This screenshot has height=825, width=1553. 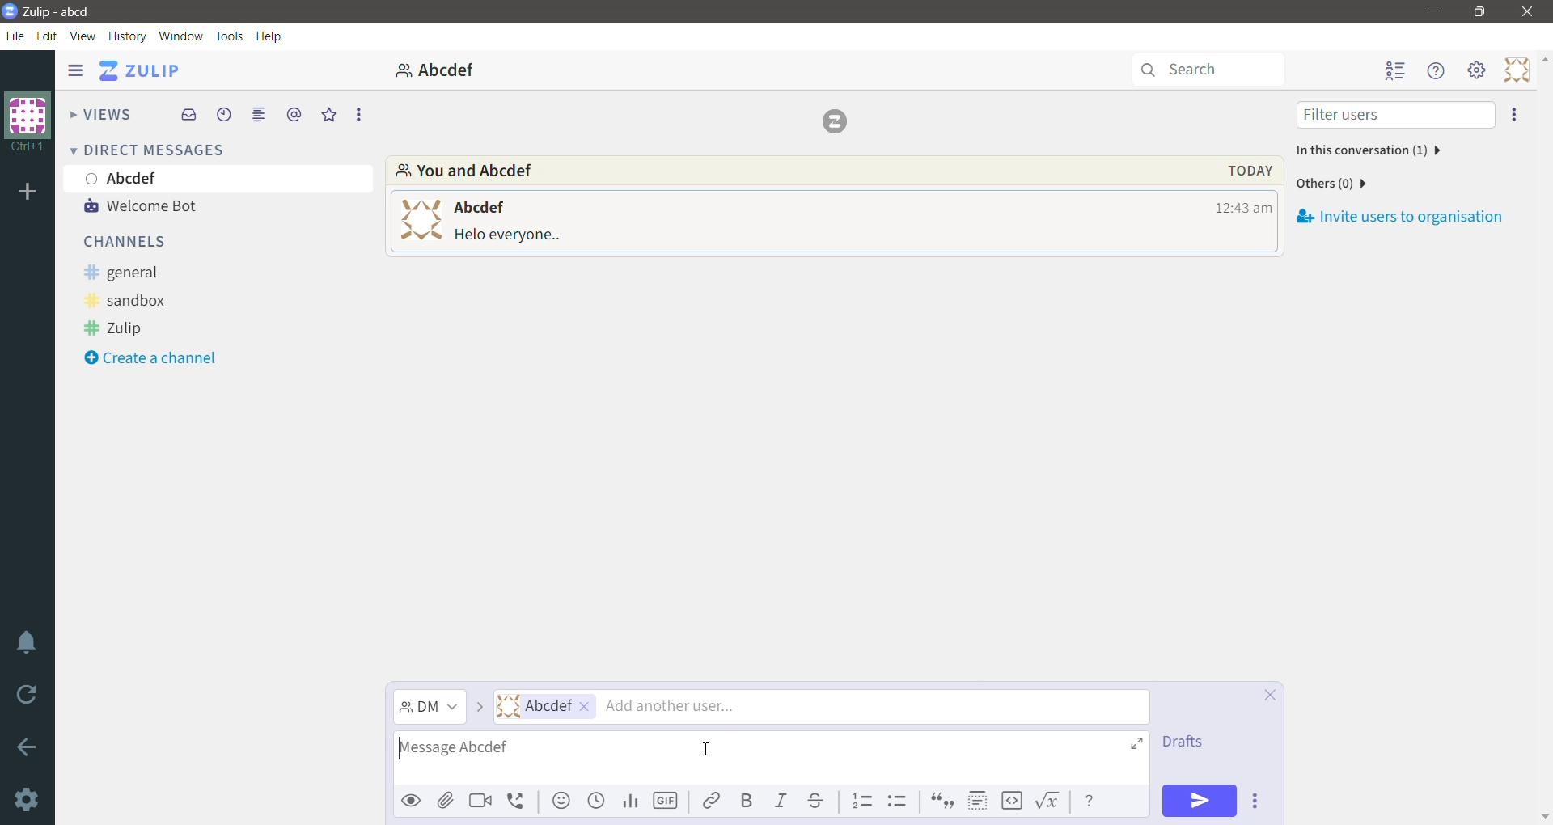 What do you see at coordinates (66, 10) in the screenshot?
I see `Application Name - Organization Name` at bounding box center [66, 10].